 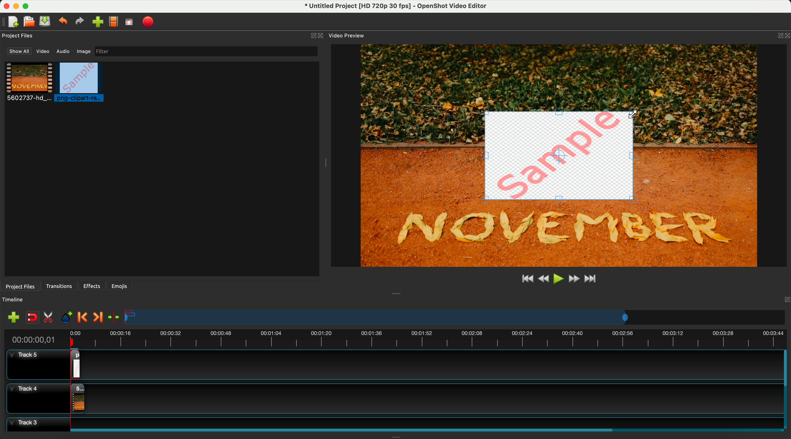 I want to click on scroll bar, so click(x=786, y=389).